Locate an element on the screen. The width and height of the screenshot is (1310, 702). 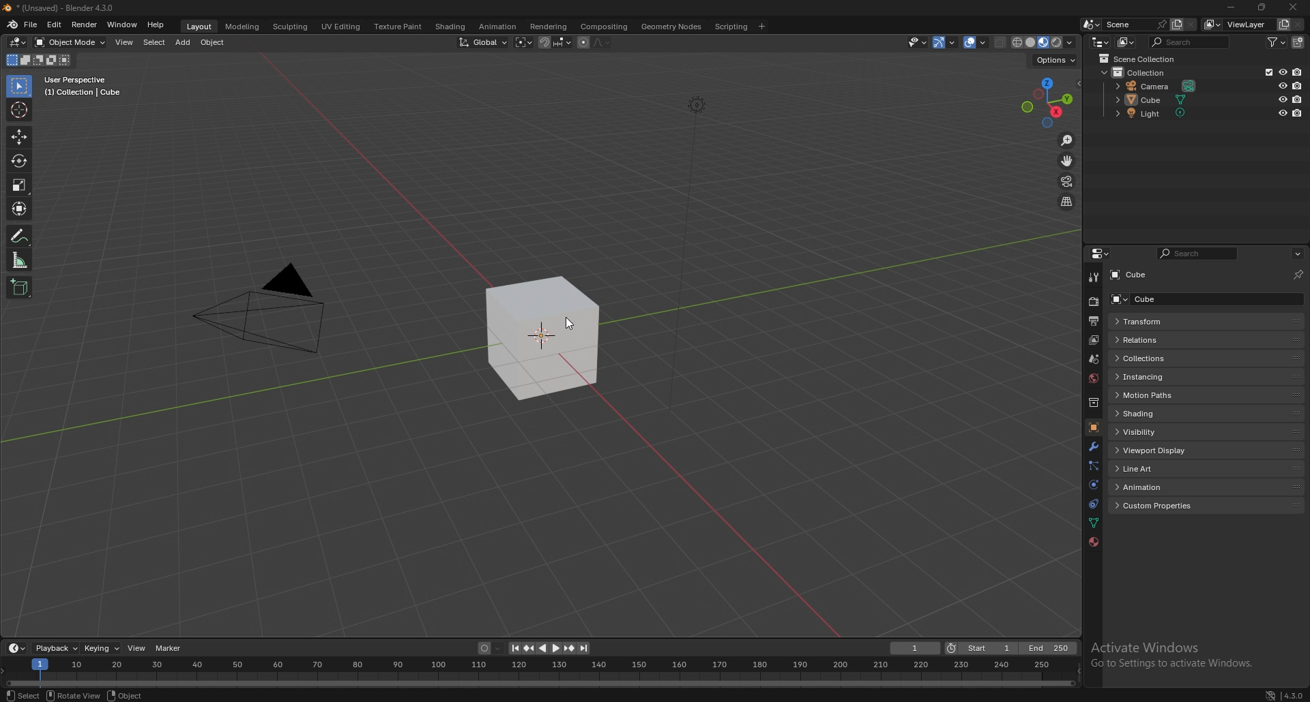
add is located at coordinates (184, 42).